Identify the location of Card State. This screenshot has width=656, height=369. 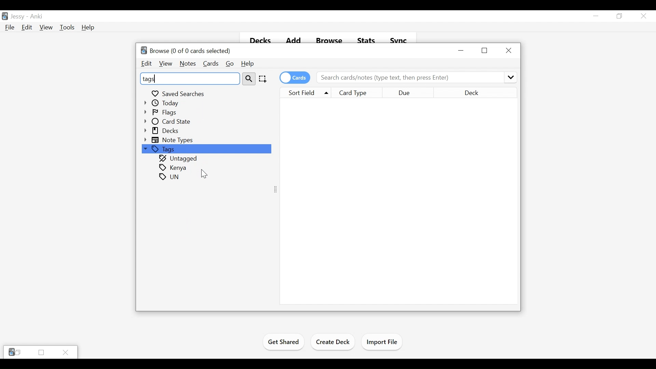
(169, 122).